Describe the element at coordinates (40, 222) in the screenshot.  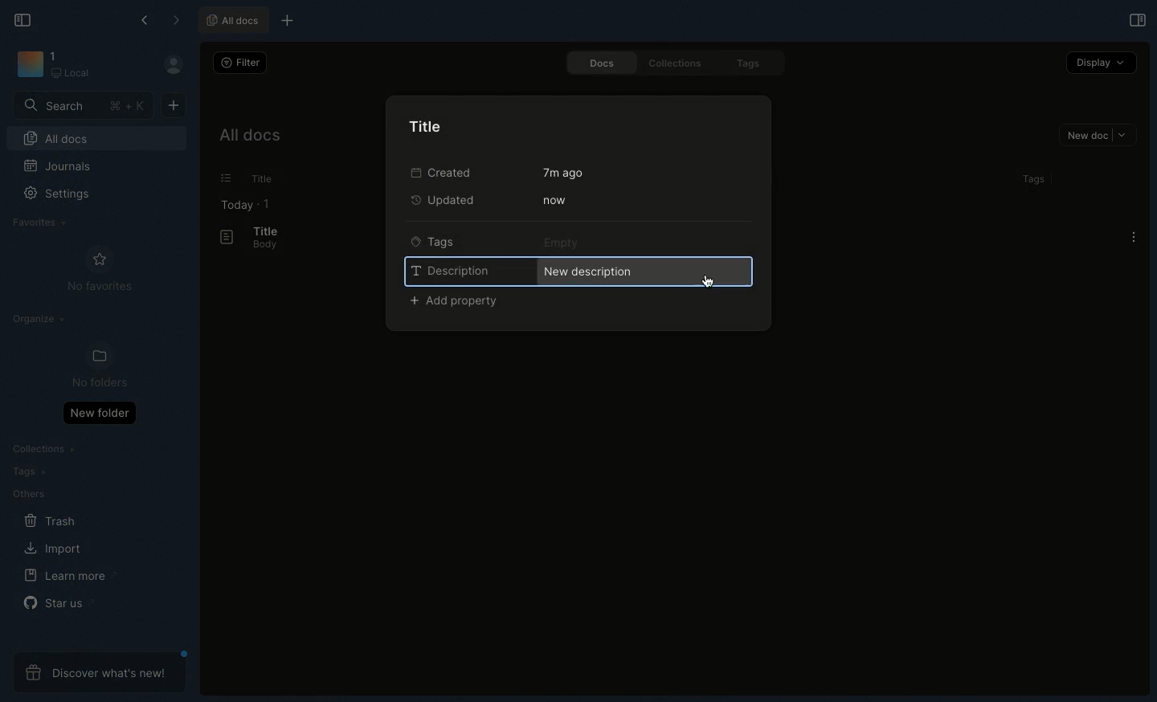
I see `Favorites` at that location.